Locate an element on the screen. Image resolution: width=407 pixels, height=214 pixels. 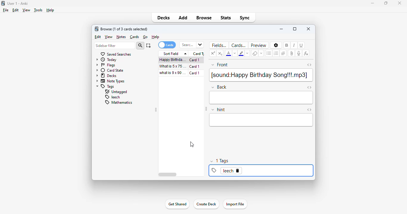
fields is located at coordinates (218, 45).